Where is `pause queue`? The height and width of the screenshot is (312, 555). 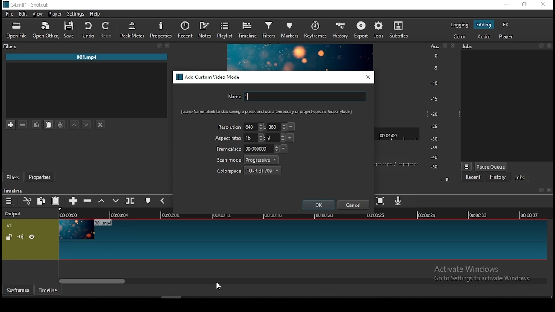
pause queue is located at coordinates (491, 166).